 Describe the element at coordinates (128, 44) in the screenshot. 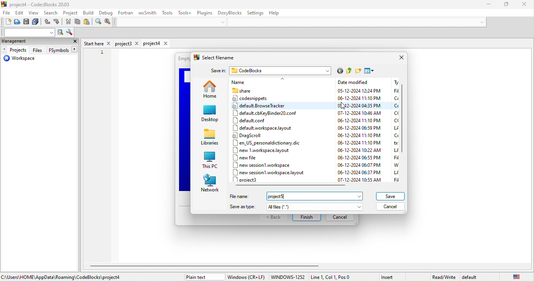

I see `project3` at that location.